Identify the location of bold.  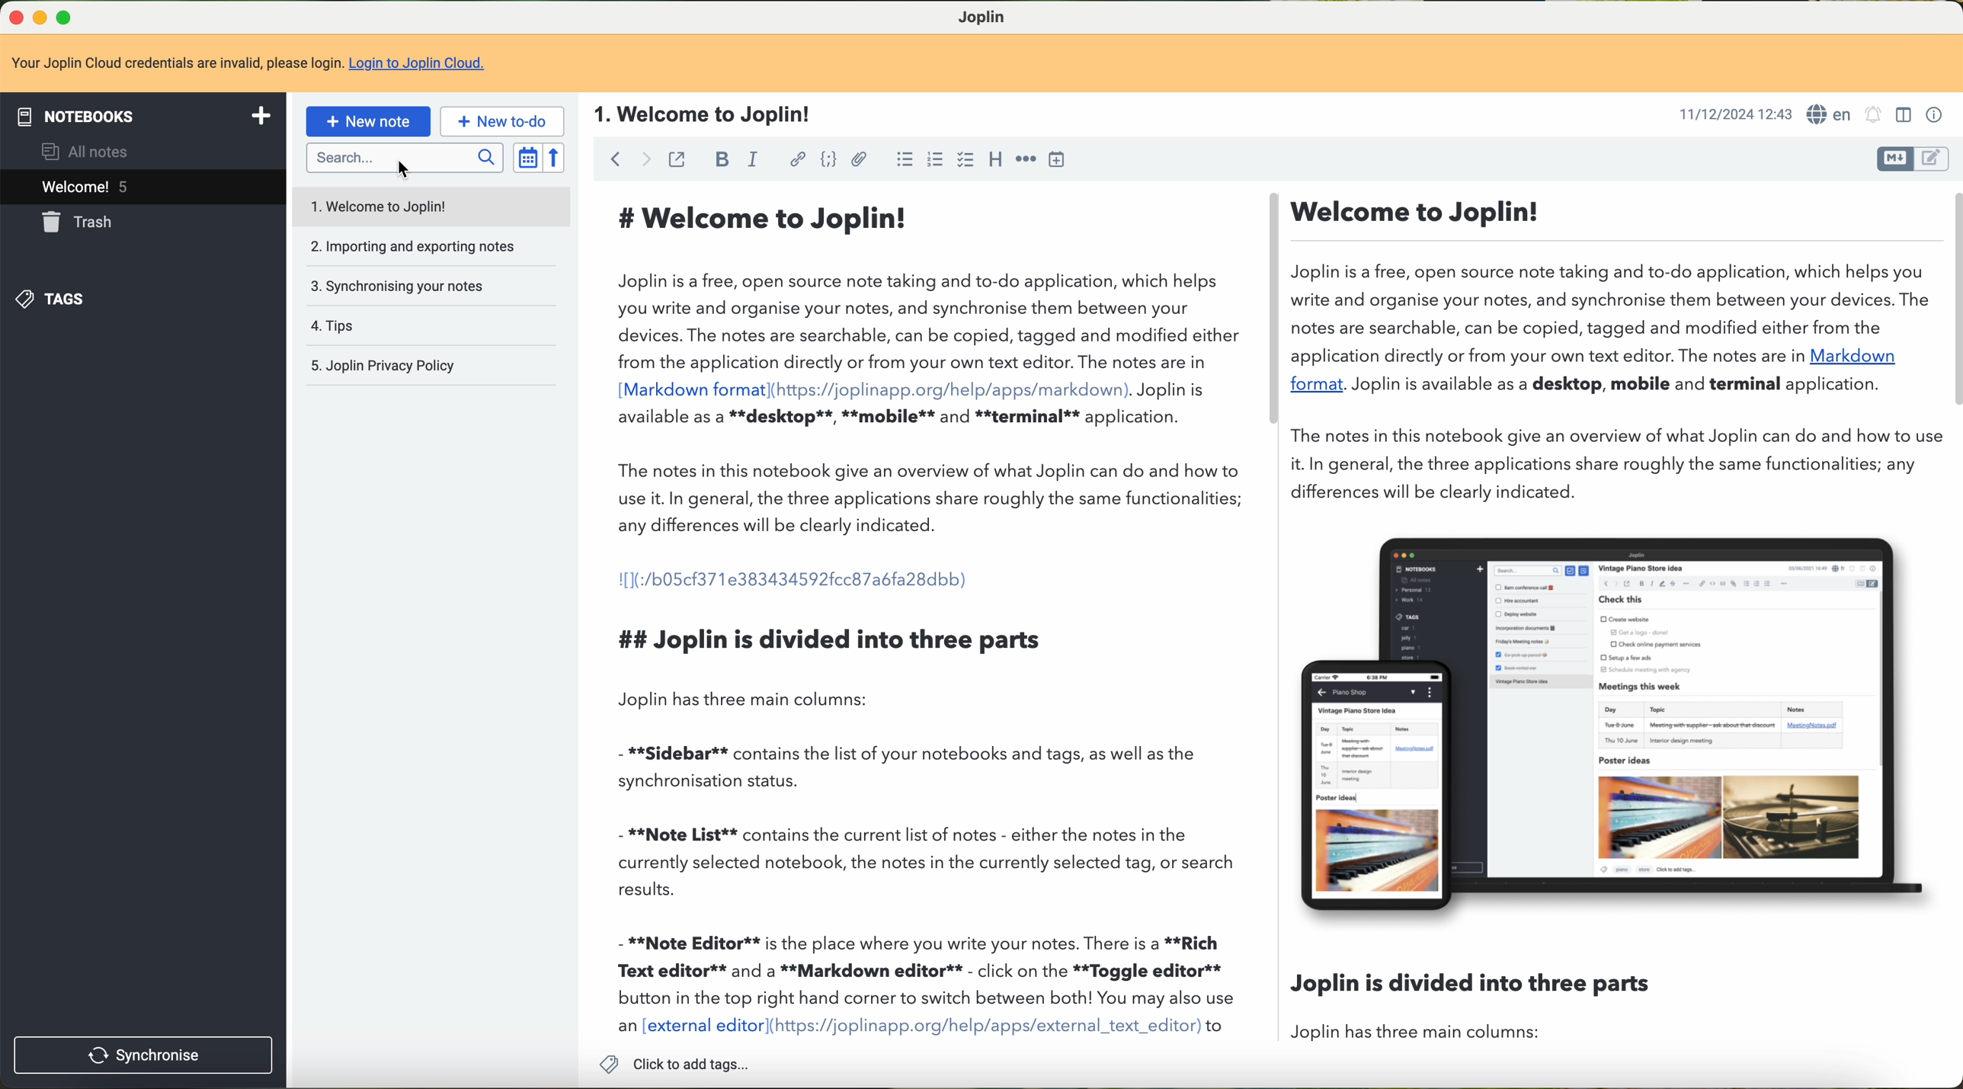
(722, 159).